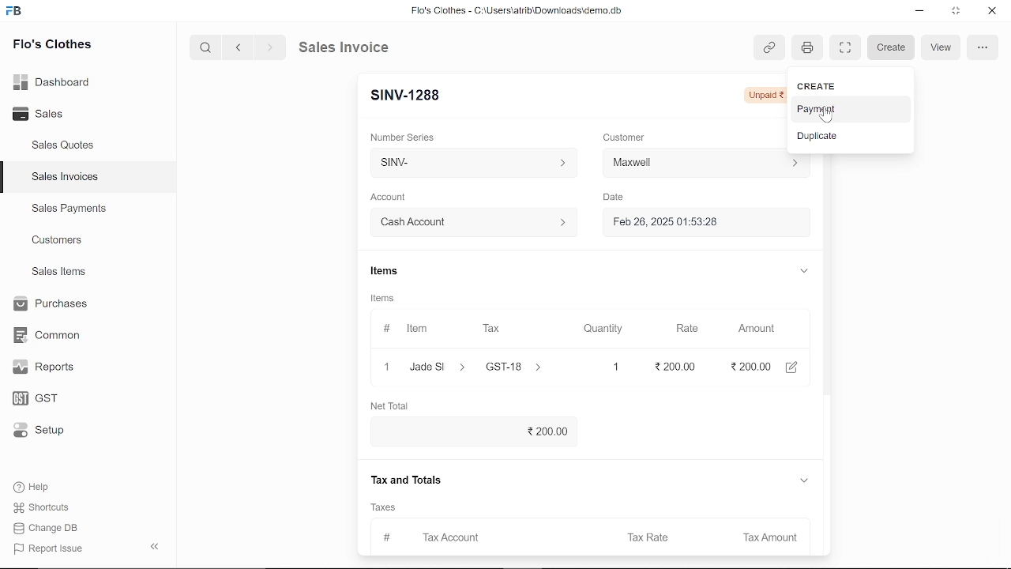  What do you see at coordinates (68, 209) in the screenshot?
I see `Sales Payments.` at bounding box center [68, 209].